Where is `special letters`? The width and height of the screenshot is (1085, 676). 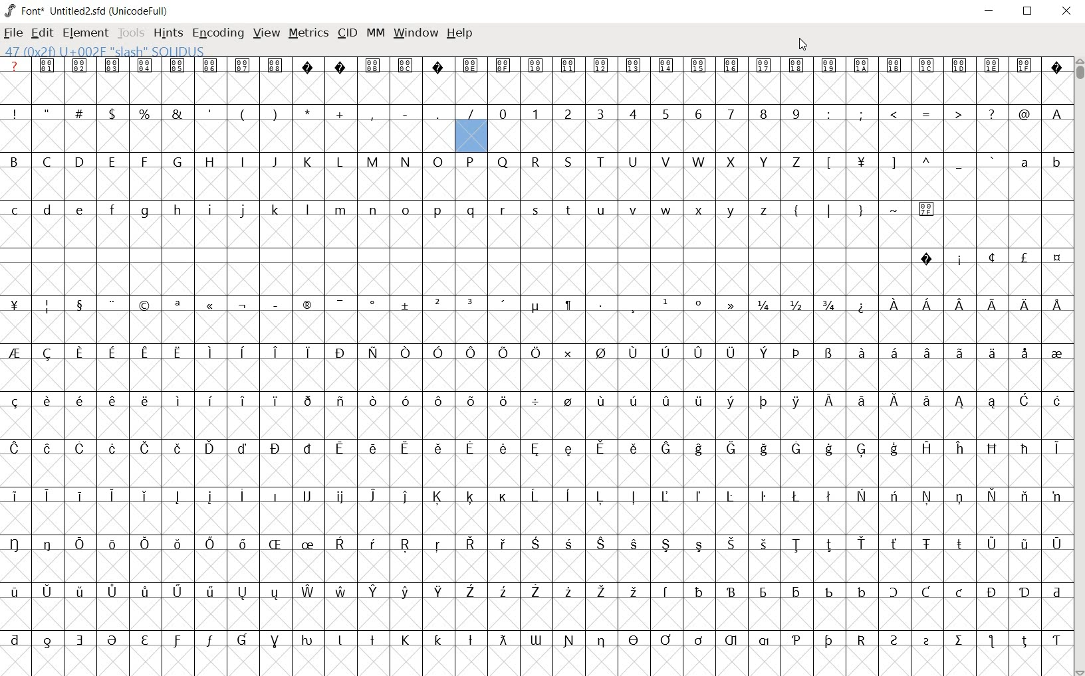 special letters is located at coordinates (535, 543).